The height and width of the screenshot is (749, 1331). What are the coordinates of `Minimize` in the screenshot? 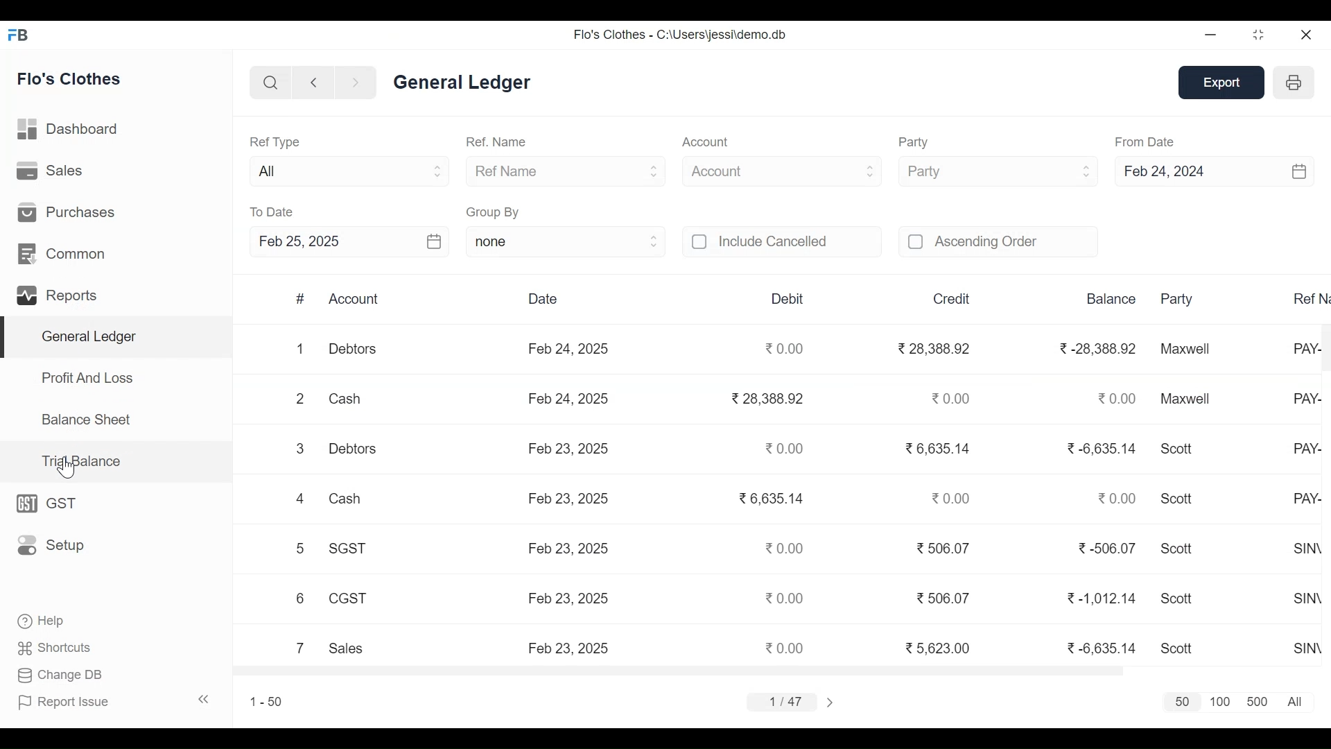 It's located at (1212, 35).